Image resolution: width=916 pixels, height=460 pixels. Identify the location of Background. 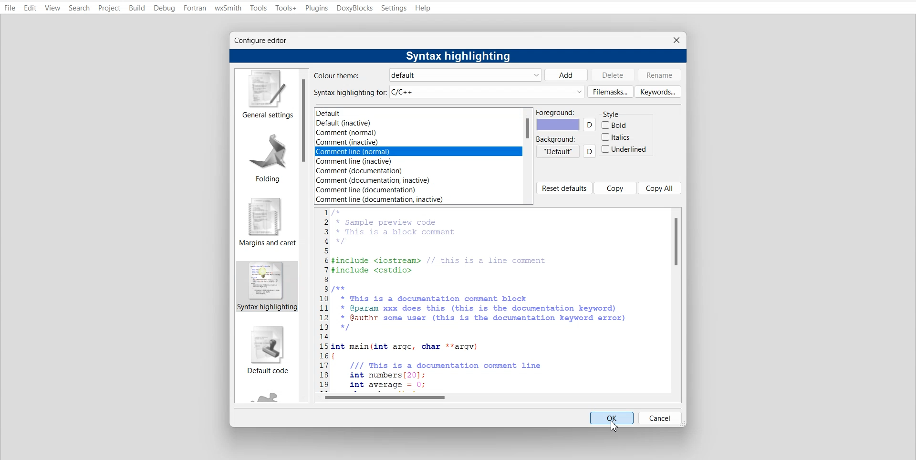
(566, 147).